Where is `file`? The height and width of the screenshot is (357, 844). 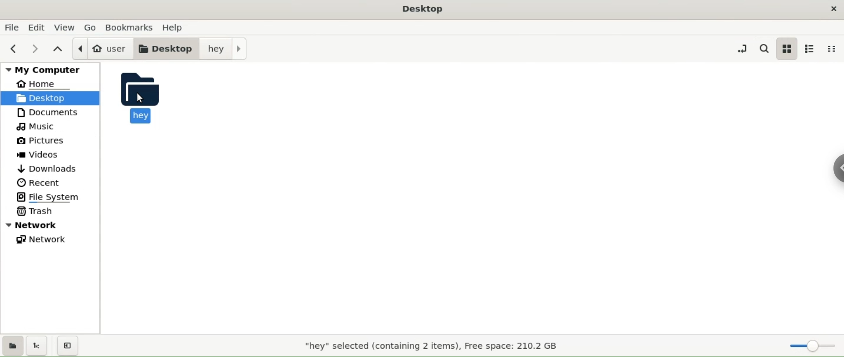
file is located at coordinates (11, 29).